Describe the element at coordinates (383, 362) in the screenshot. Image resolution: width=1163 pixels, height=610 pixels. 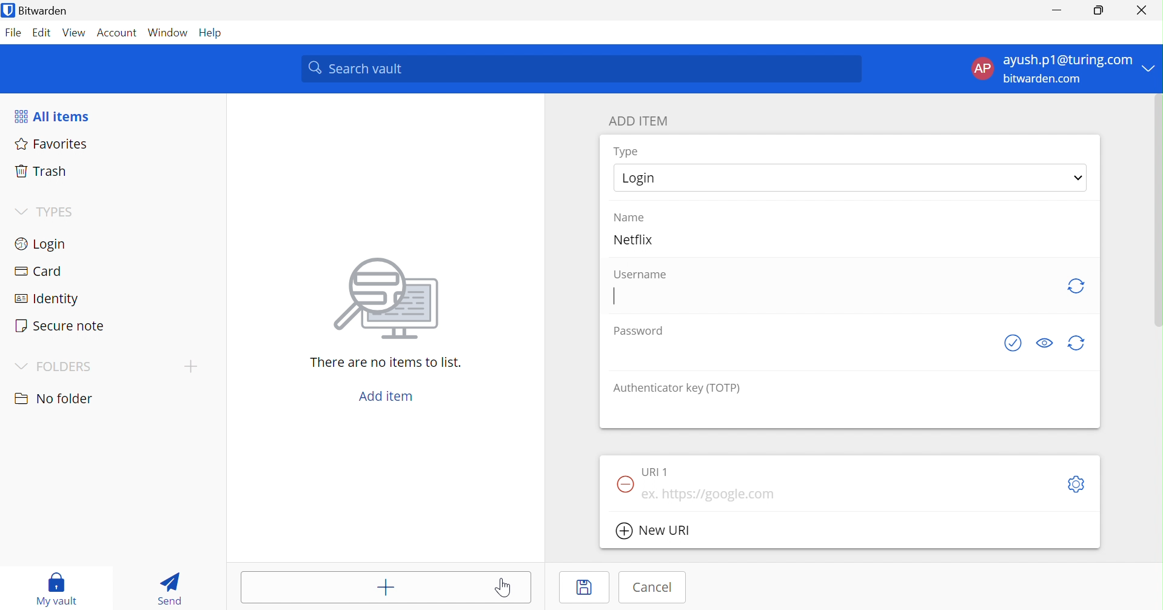
I see `There are no items to list.` at that location.